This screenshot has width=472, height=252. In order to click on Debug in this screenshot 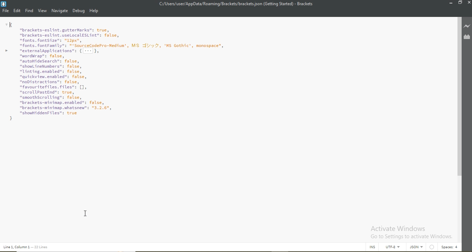, I will do `click(79, 11)`.